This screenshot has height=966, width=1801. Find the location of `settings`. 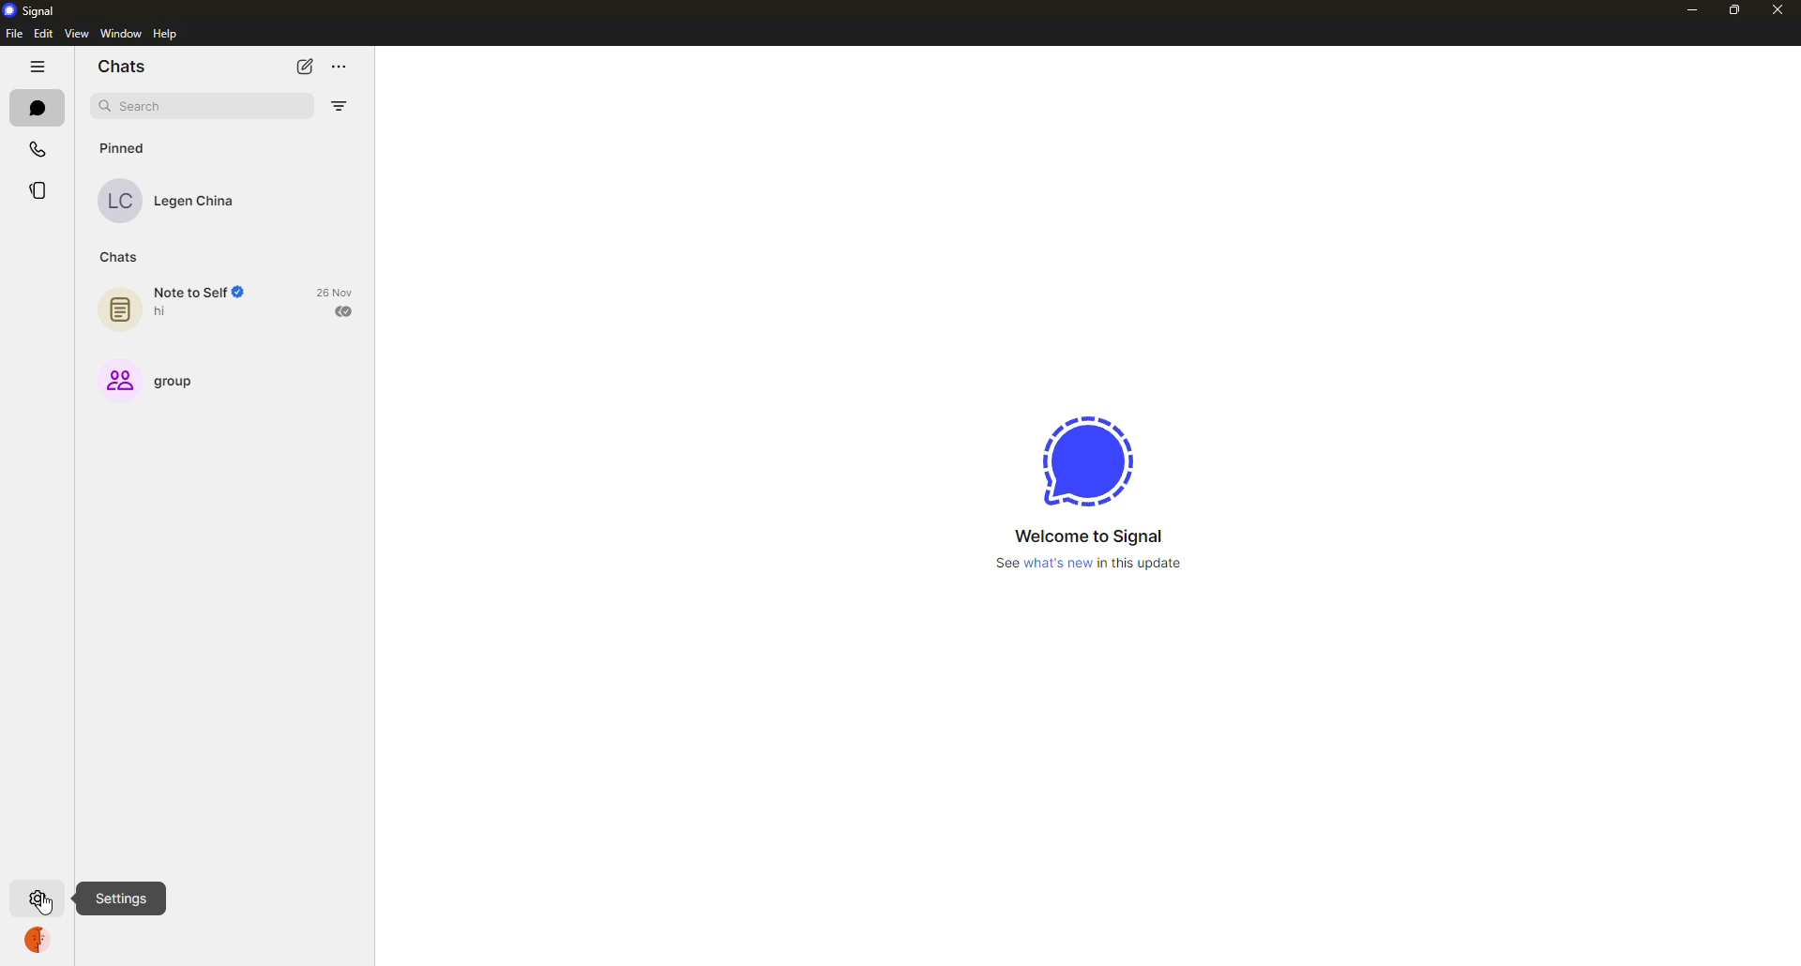

settings is located at coordinates (122, 897).